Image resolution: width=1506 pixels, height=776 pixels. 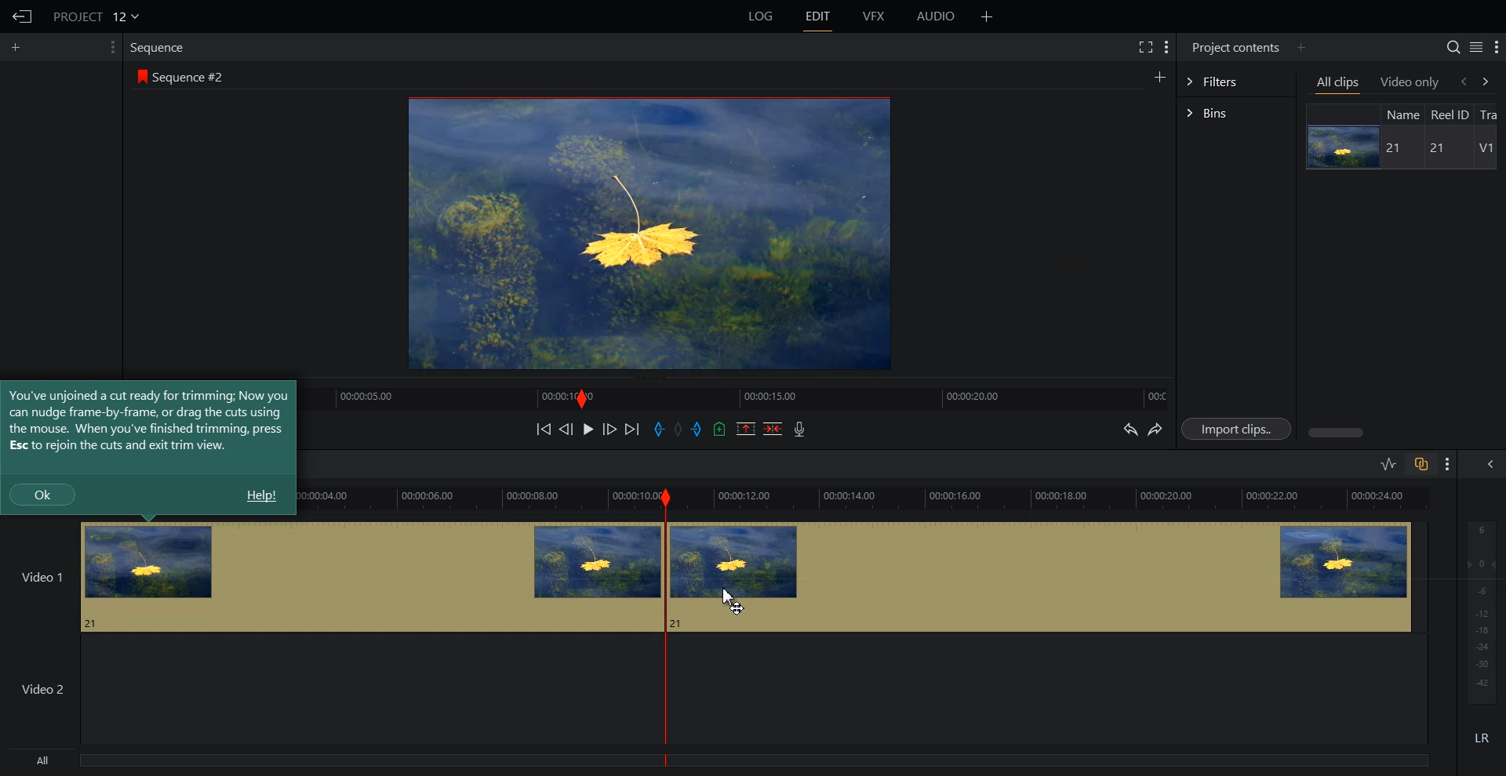 I want to click on Delete, so click(x=773, y=428).